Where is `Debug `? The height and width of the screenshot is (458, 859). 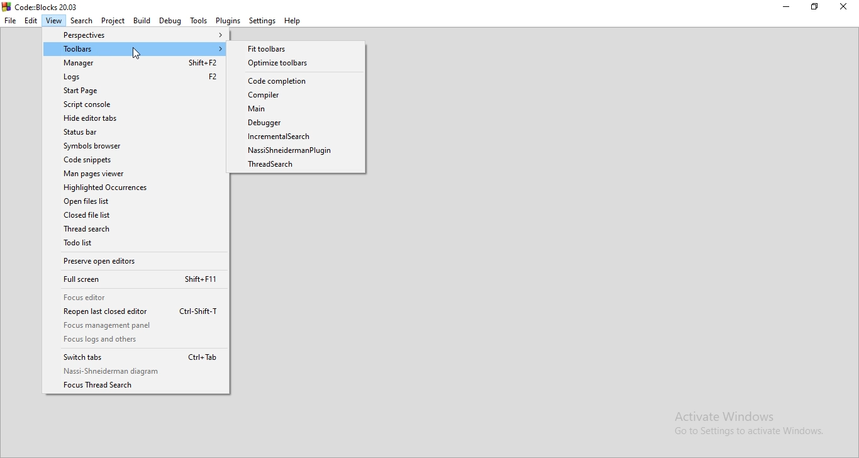
Debug  is located at coordinates (170, 20).